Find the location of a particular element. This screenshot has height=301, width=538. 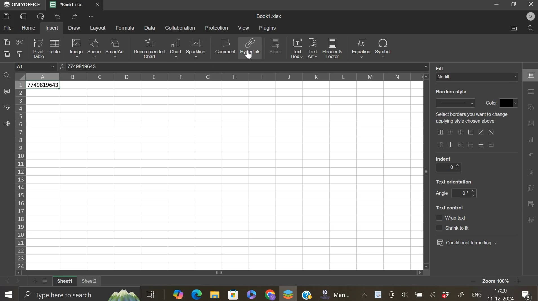

list sheets is located at coordinates (46, 282).